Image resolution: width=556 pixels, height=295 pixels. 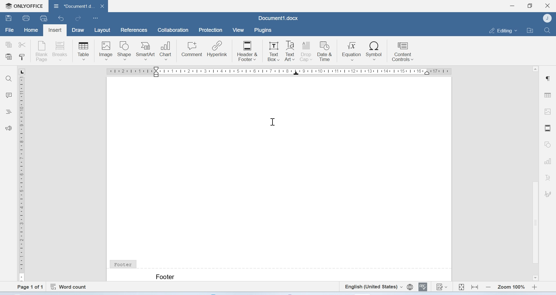 I want to click on Signature, so click(x=547, y=193).